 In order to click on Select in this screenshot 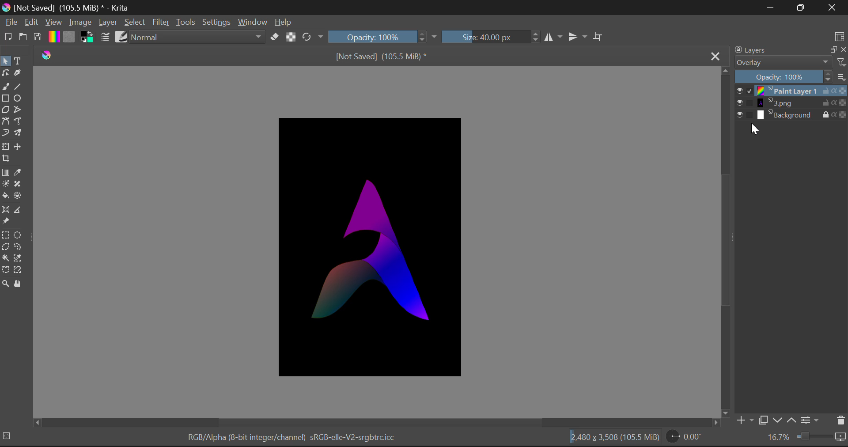, I will do `click(5, 61)`.